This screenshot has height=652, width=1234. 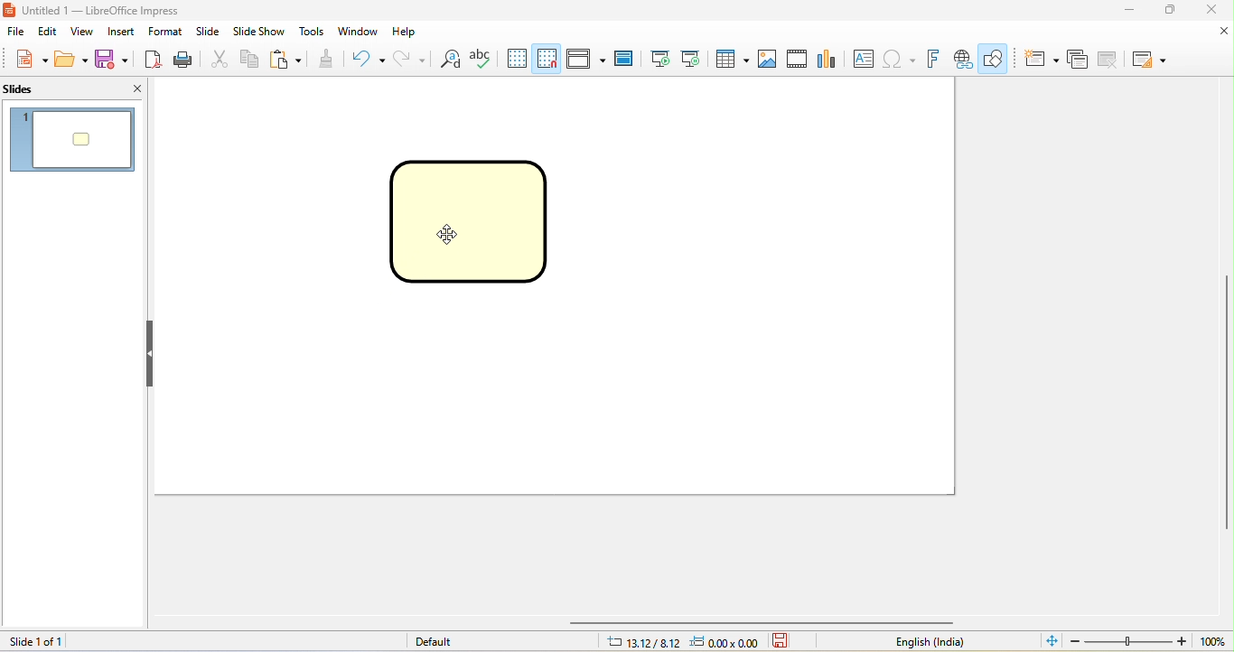 I want to click on hyperlink, so click(x=963, y=59).